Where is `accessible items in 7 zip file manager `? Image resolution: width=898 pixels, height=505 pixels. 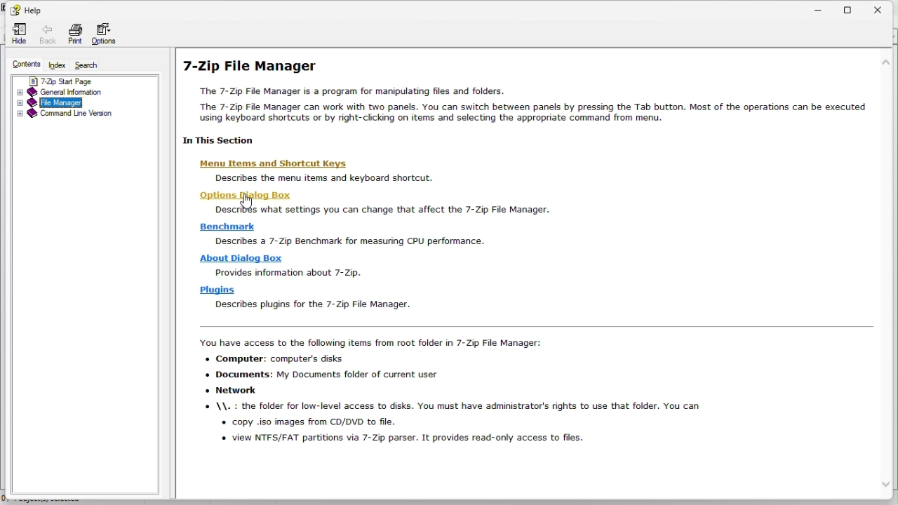
accessible items in 7 zip file manager  is located at coordinates (473, 393).